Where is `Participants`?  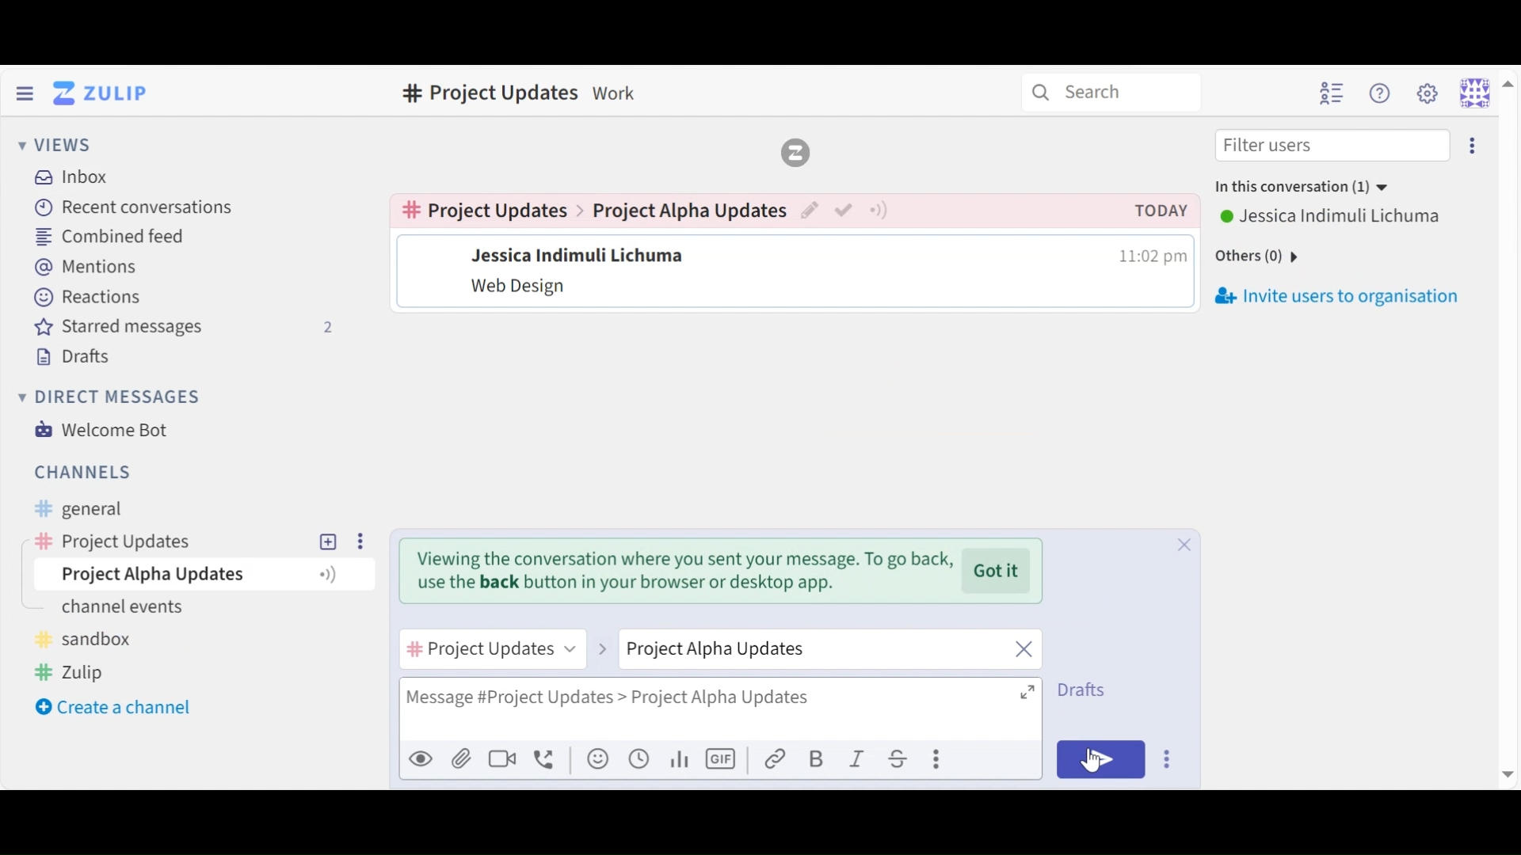 Participants is located at coordinates (1299, 187).